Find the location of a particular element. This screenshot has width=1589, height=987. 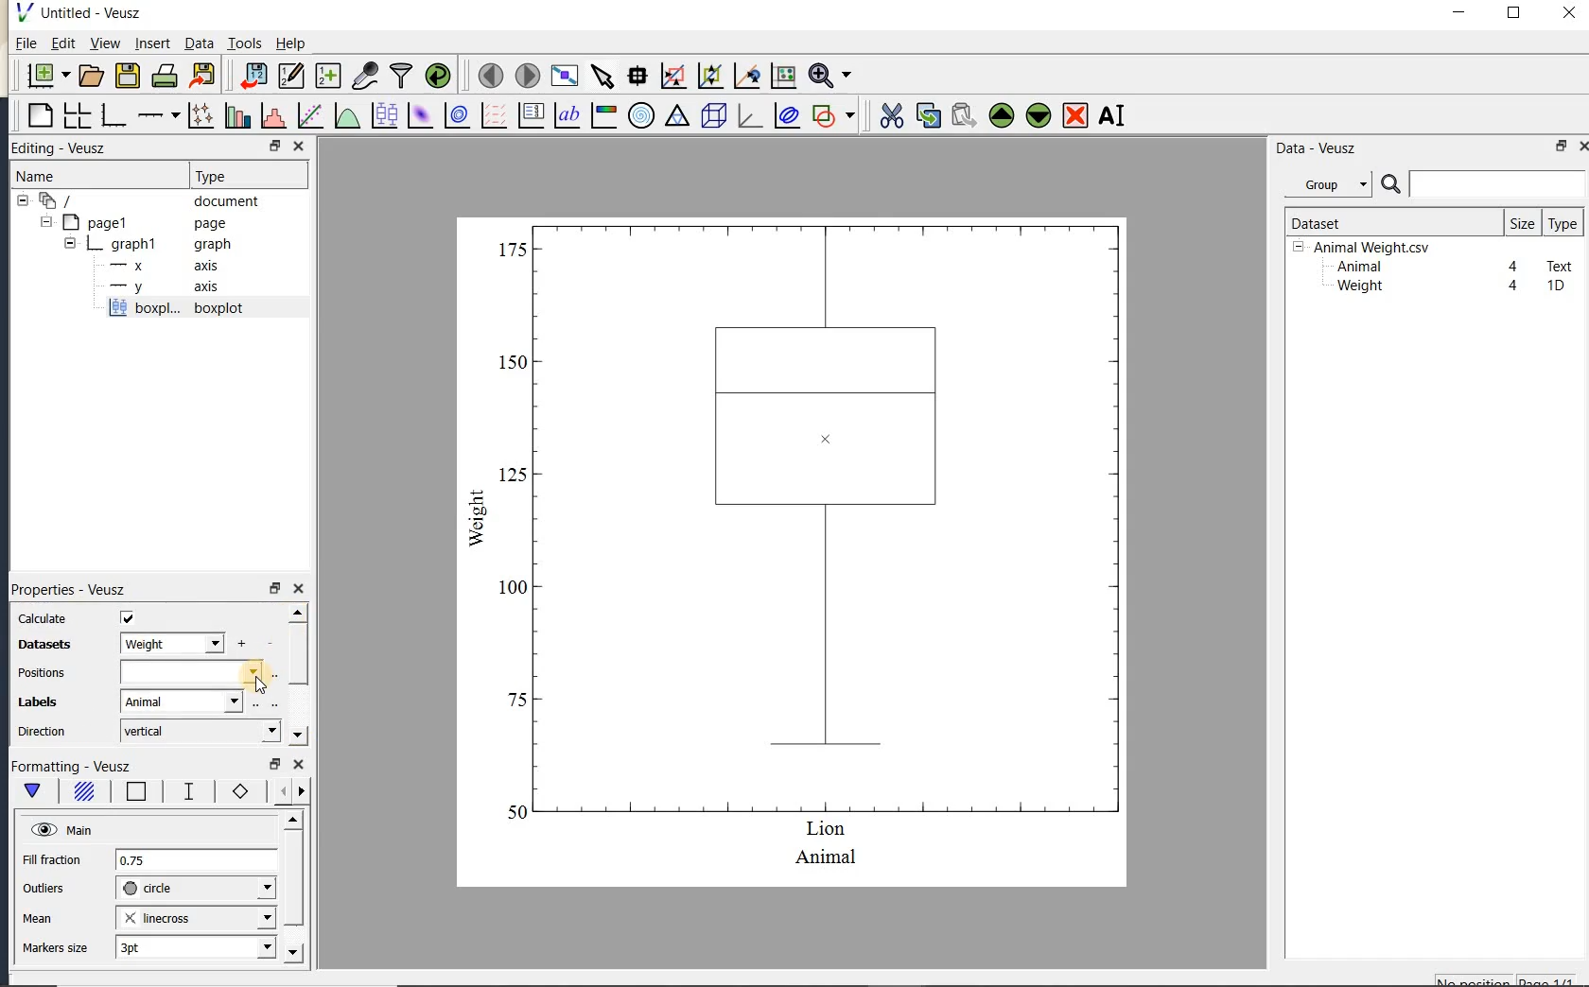

import data into Veusz is located at coordinates (253, 77).